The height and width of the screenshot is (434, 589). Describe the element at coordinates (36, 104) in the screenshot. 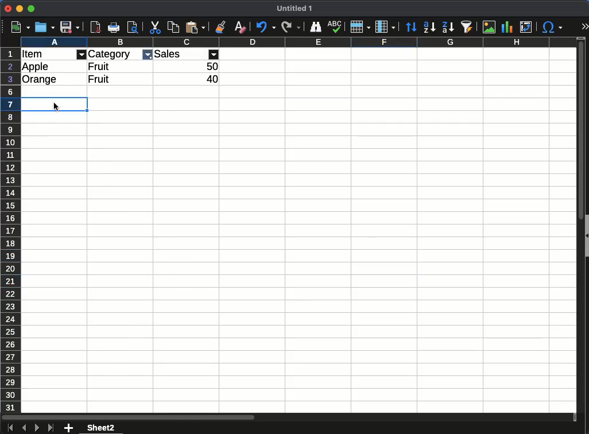

I see `selected cells` at that location.